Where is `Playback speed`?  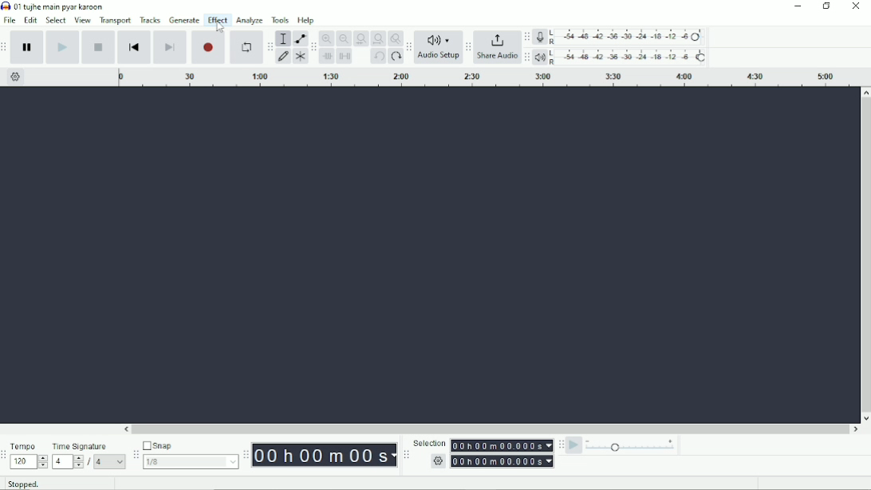
Playback speed is located at coordinates (635, 447).